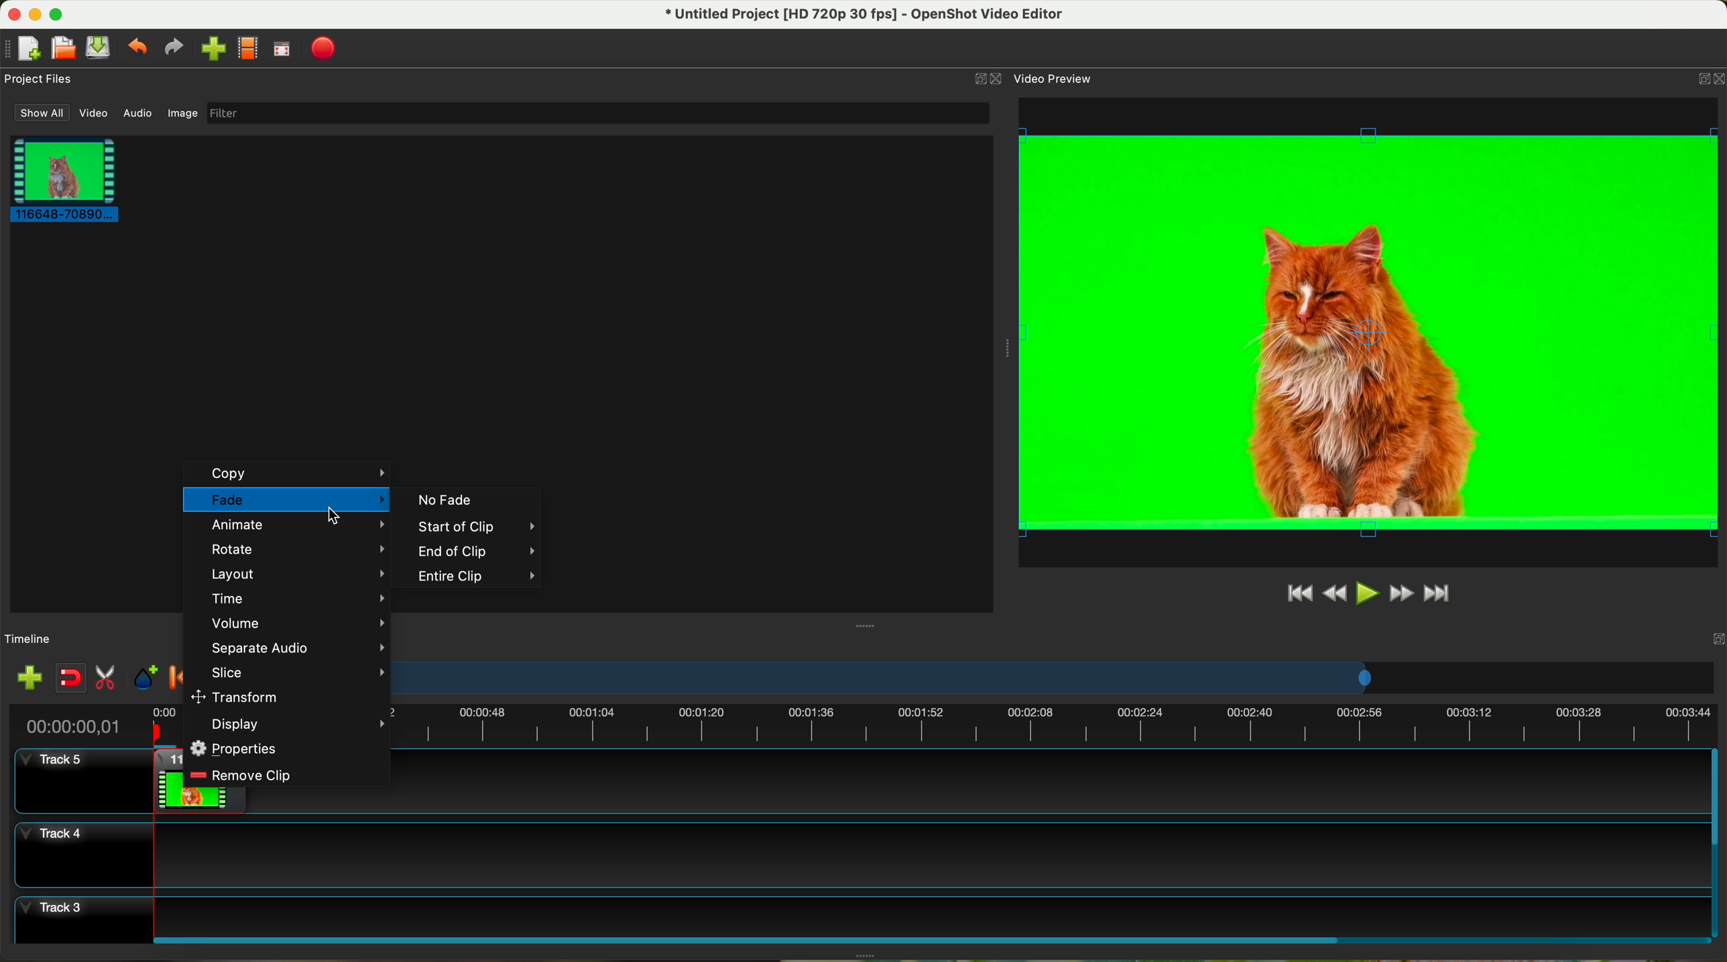 This screenshot has width=1727, height=962. What do you see at coordinates (95, 113) in the screenshot?
I see `video` at bounding box center [95, 113].